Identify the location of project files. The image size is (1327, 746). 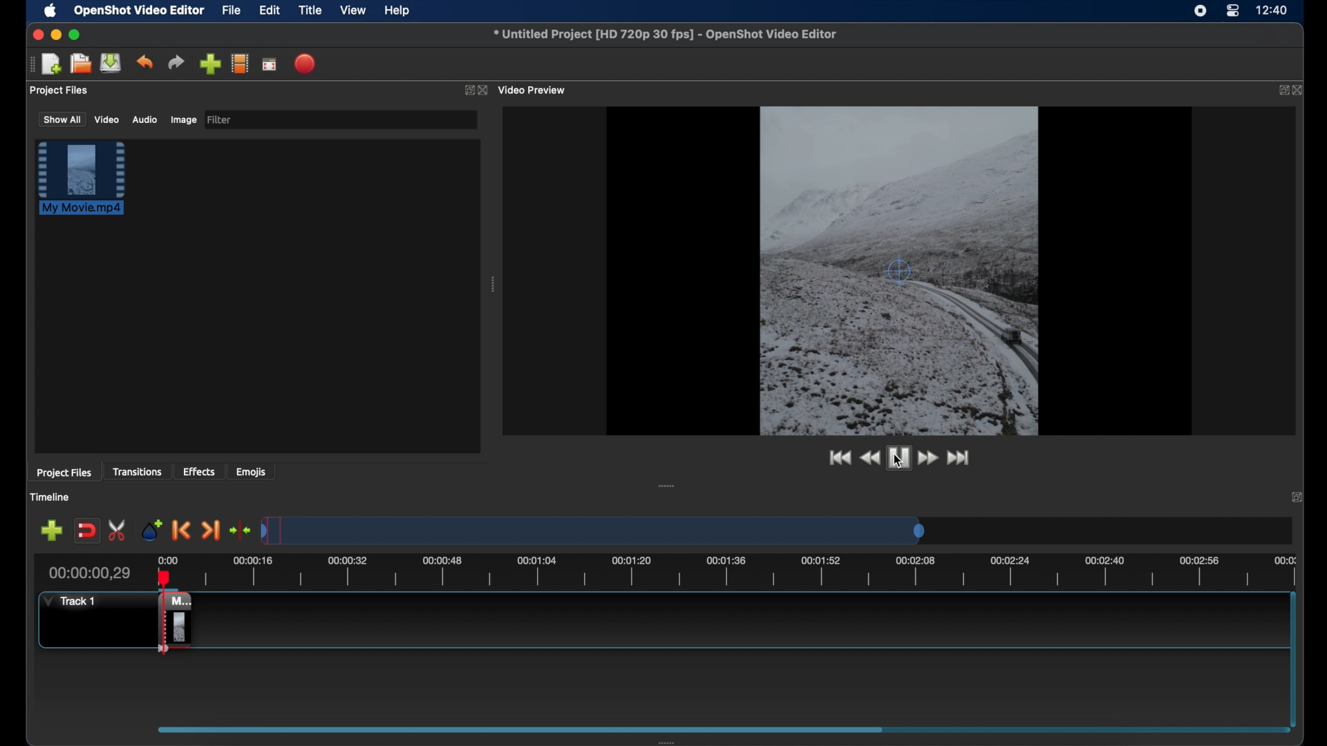
(59, 90).